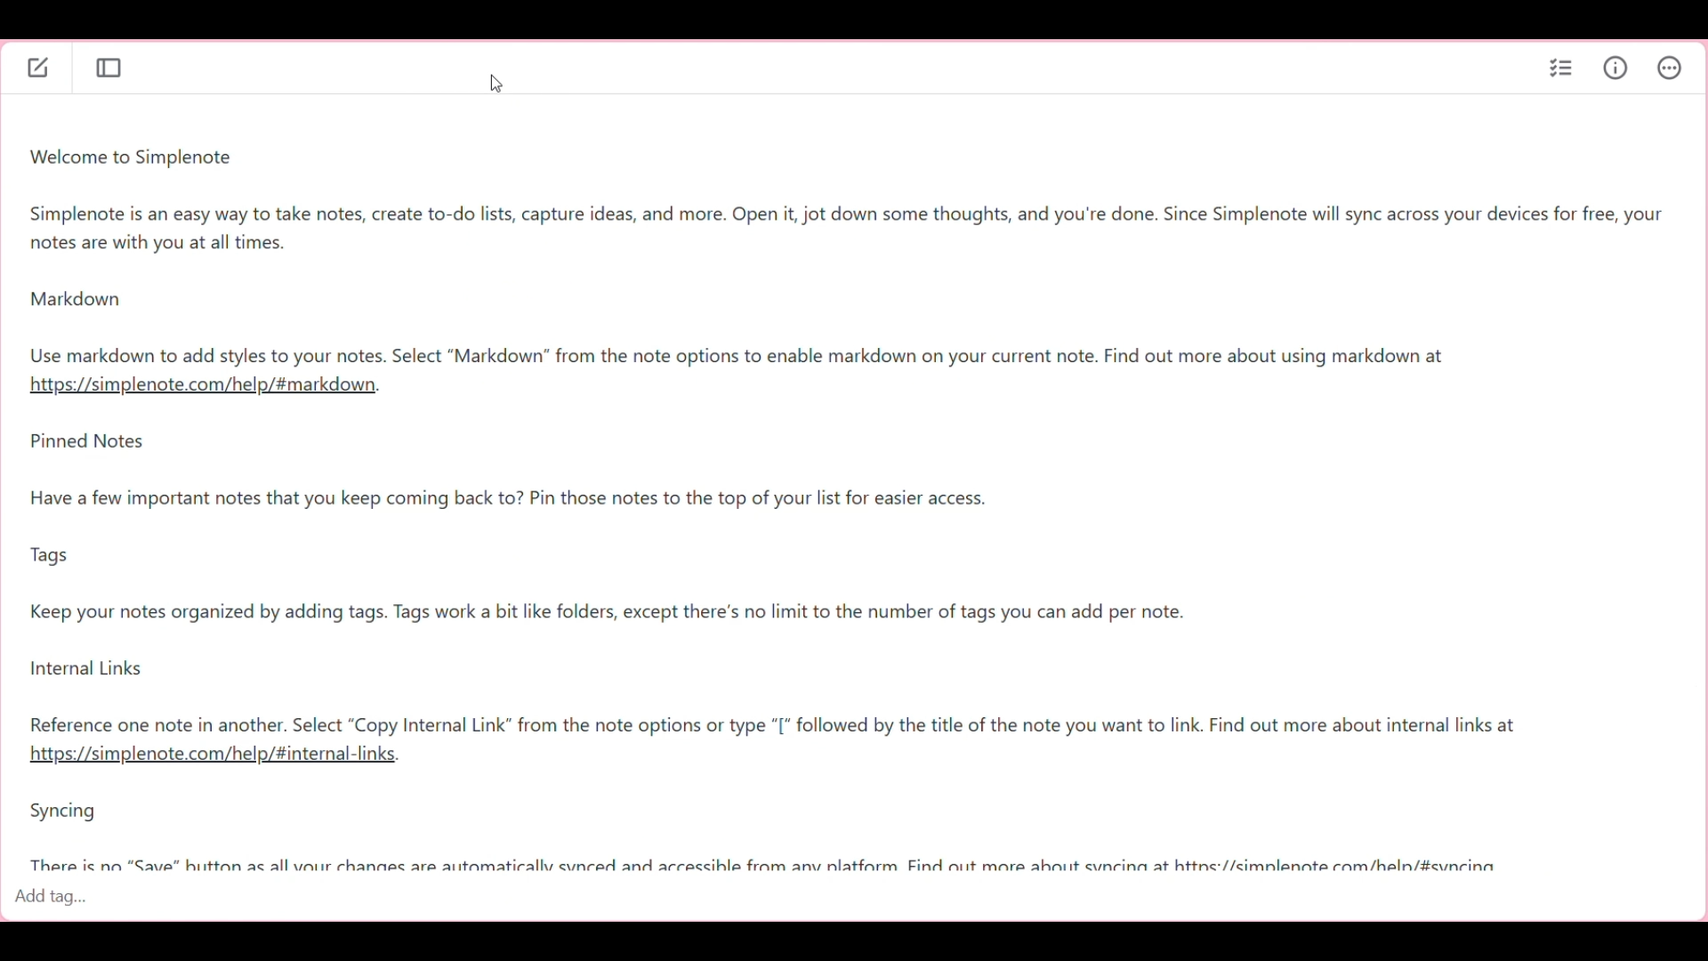 This screenshot has width=1708, height=961. I want to click on Pinned notes-note2, so click(768, 584).